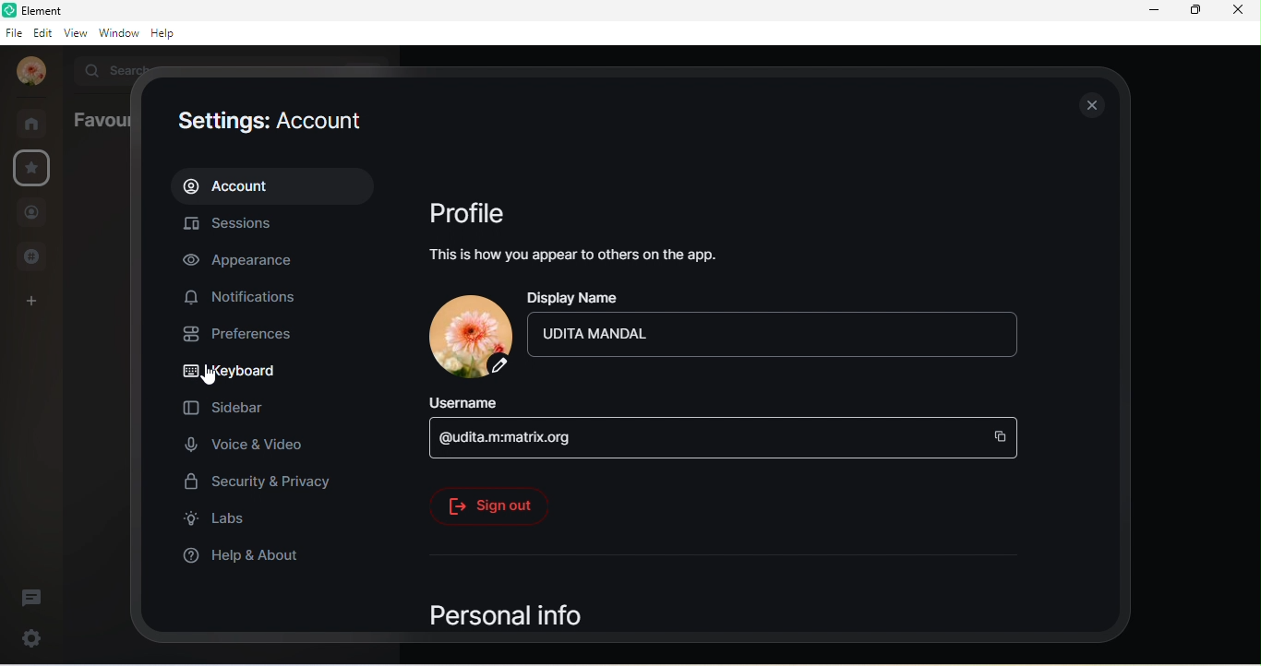 The image size is (1261, 666). What do you see at coordinates (270, 186) in the screenshot?
I see `account` at bounding box center [270, 186].